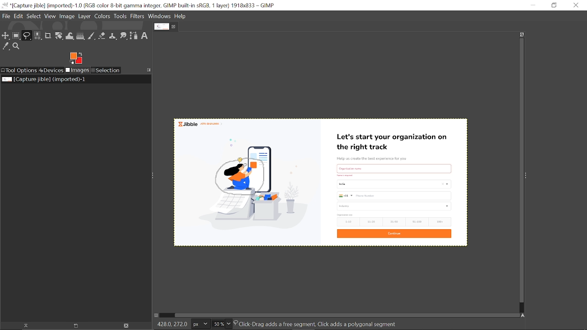 This screenshot has width=587, height=330. I want to click on Zoom tool, so click(17, 47).